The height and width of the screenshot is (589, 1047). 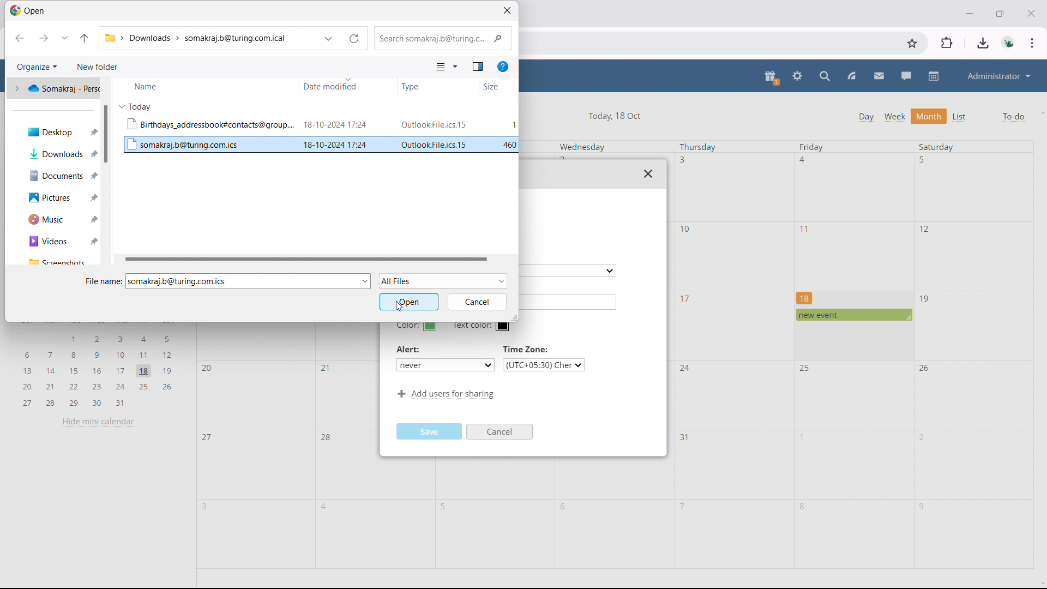 What do you see at coordinates (912, 44) in the screenshot?
I see `bookmark this tab` at bounding box center [912, 44].